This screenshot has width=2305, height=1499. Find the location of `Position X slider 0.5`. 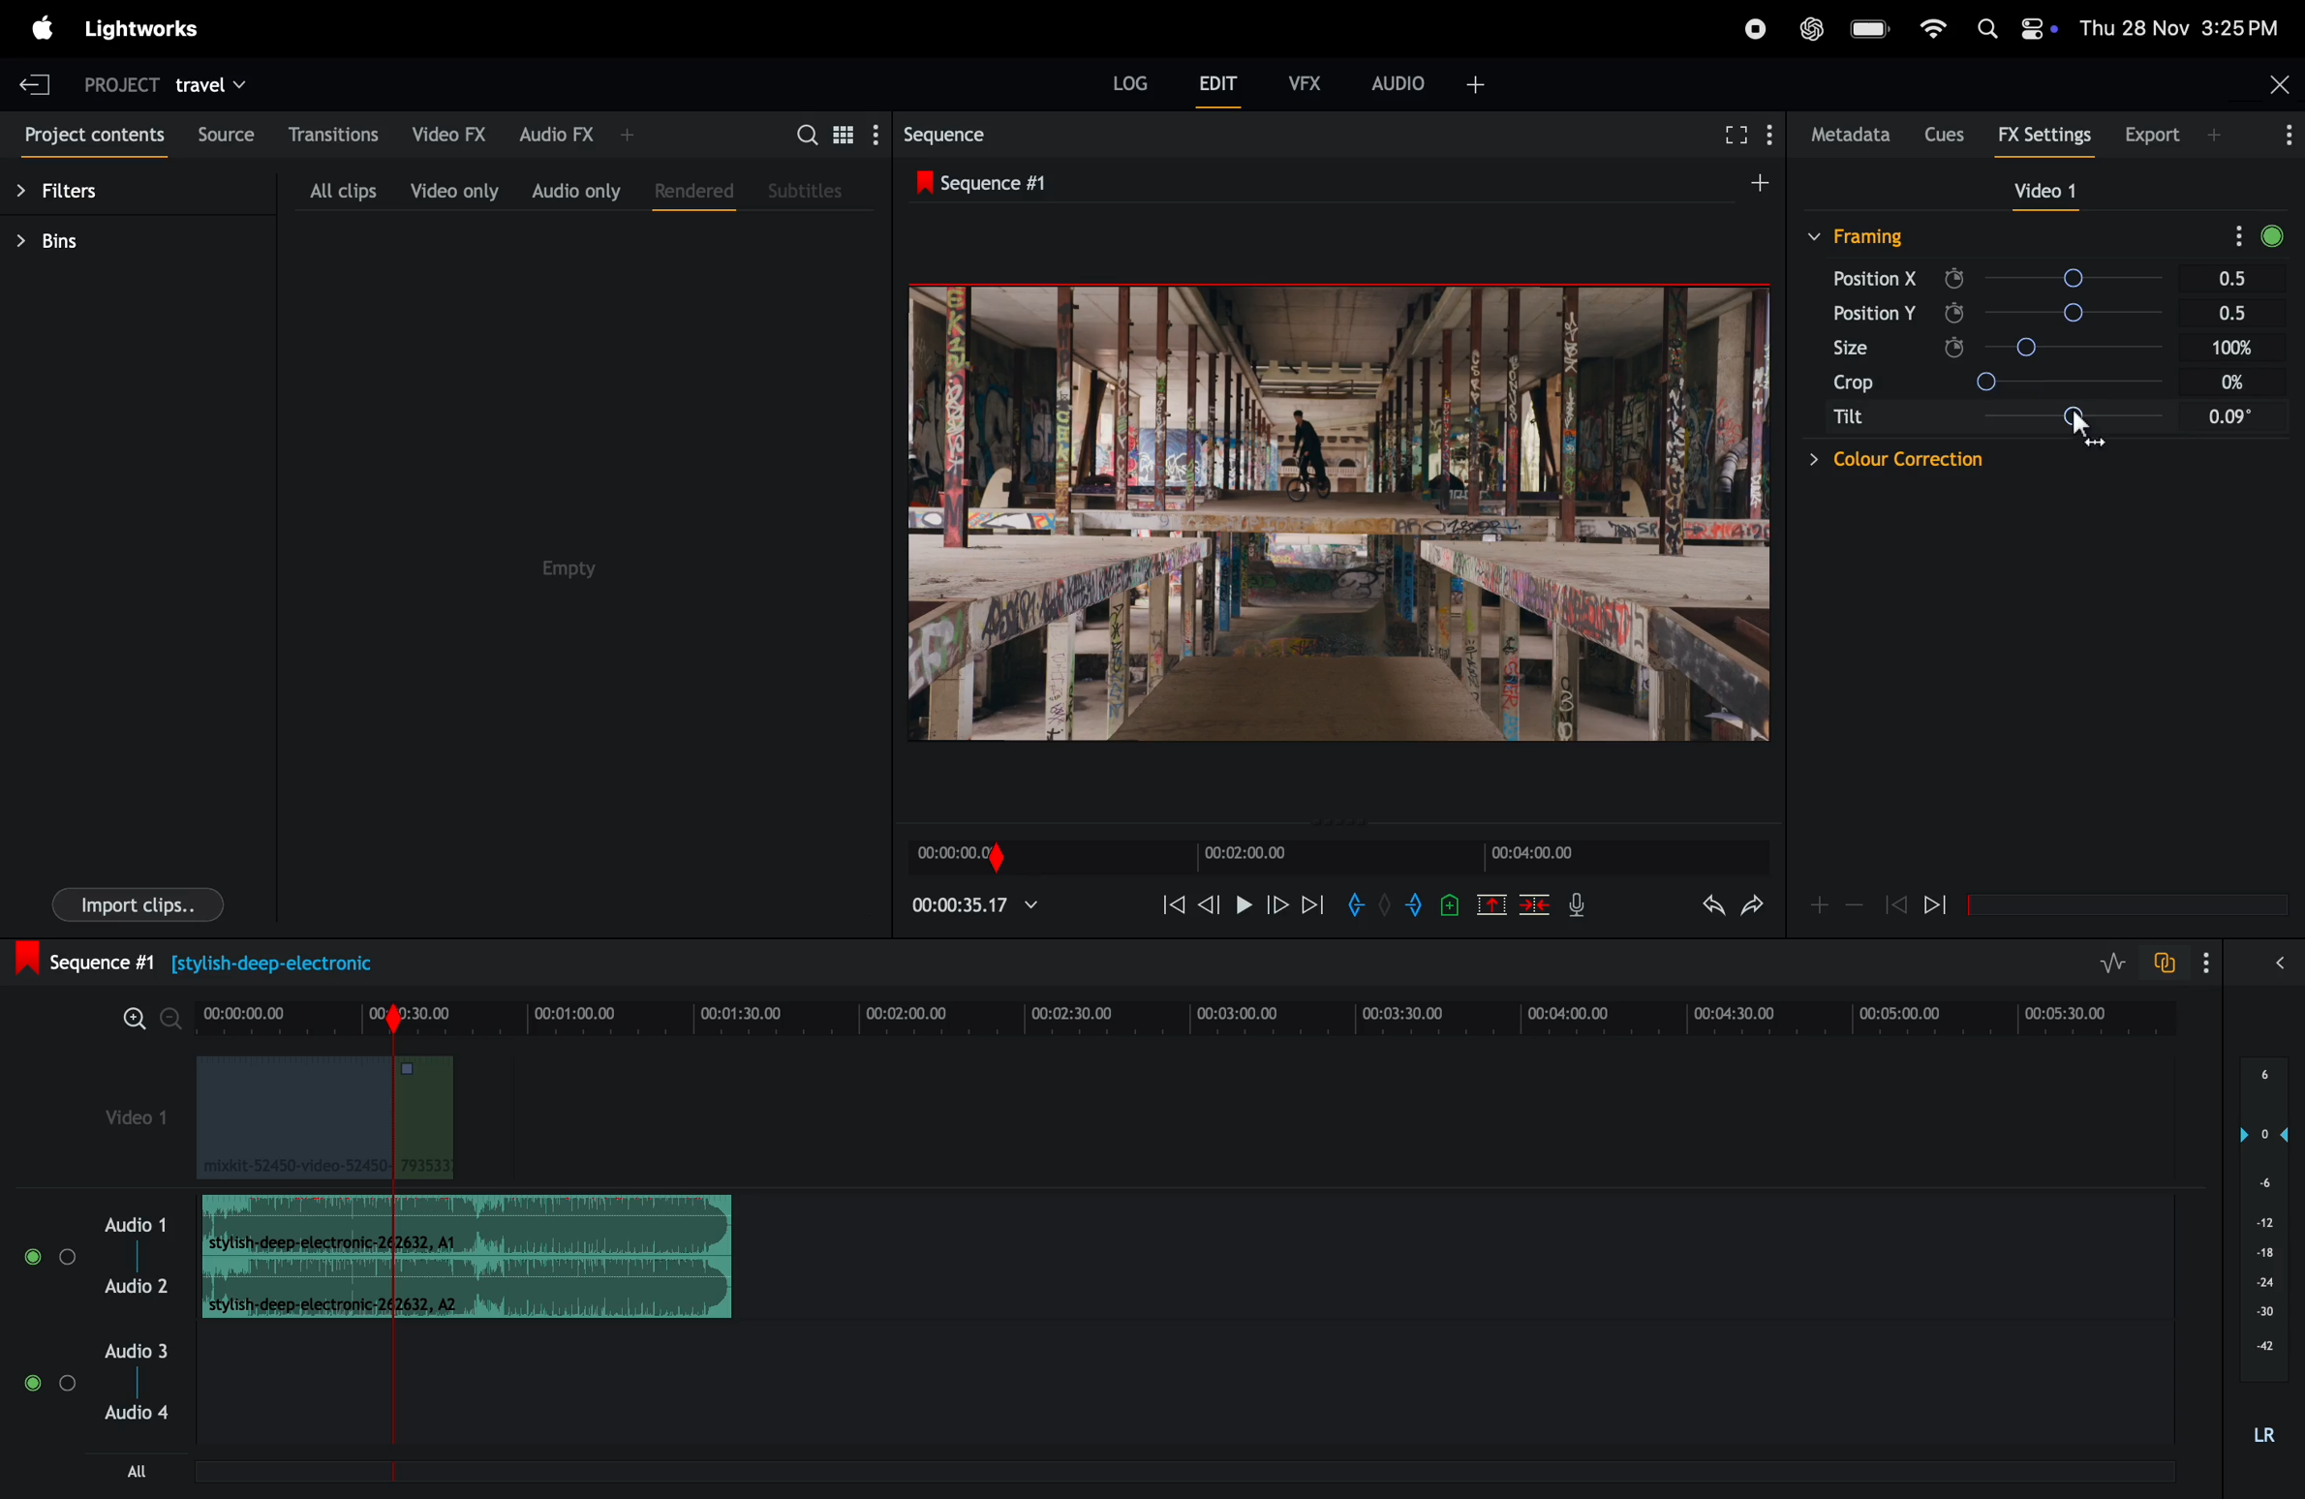

Position X slider 0.5 is located at coordinates (2123, 277).